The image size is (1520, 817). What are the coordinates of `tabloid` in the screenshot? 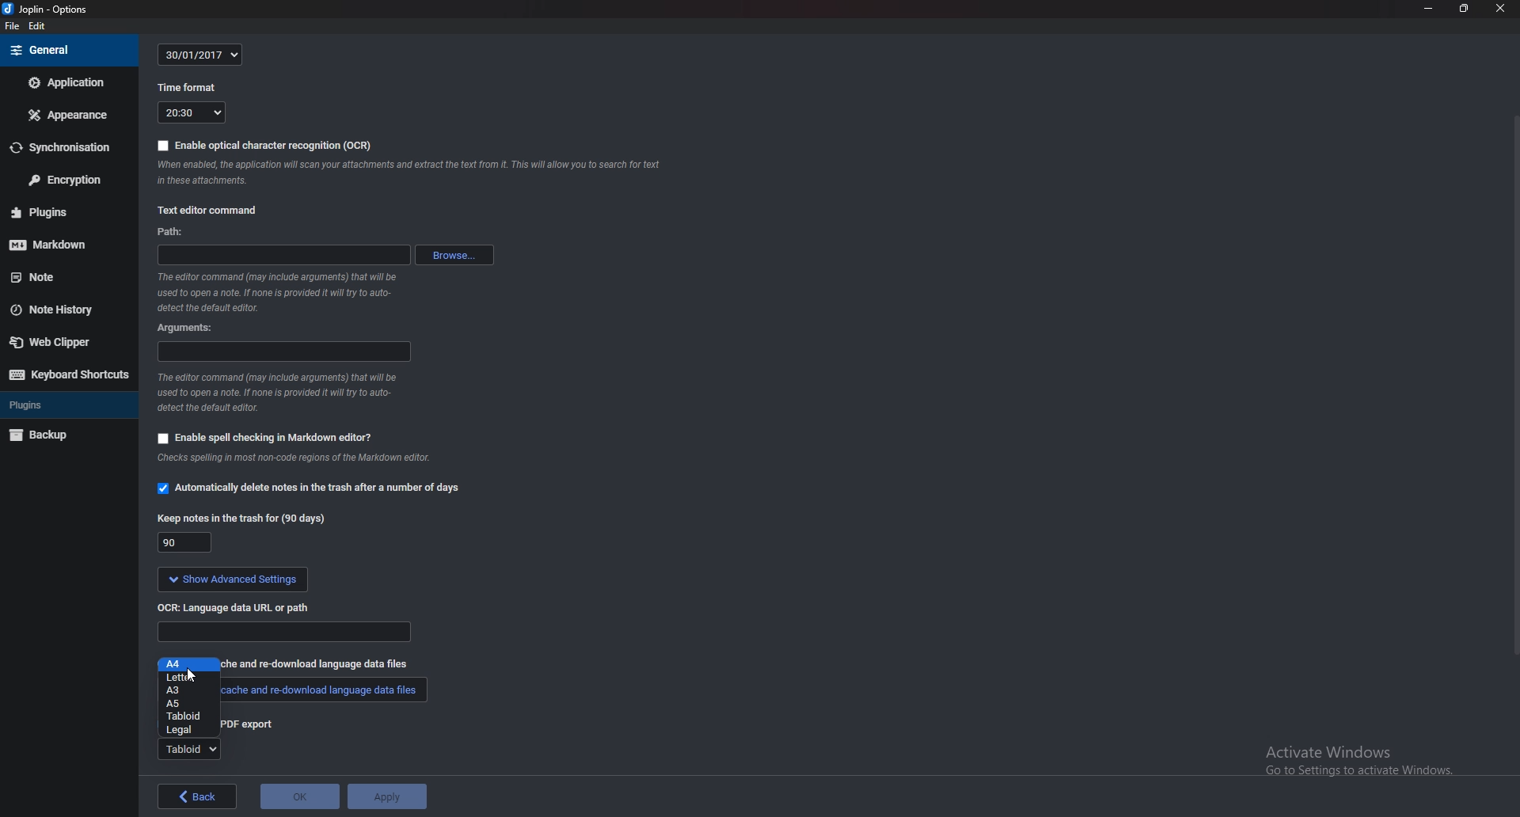 It's located at (188, 750).